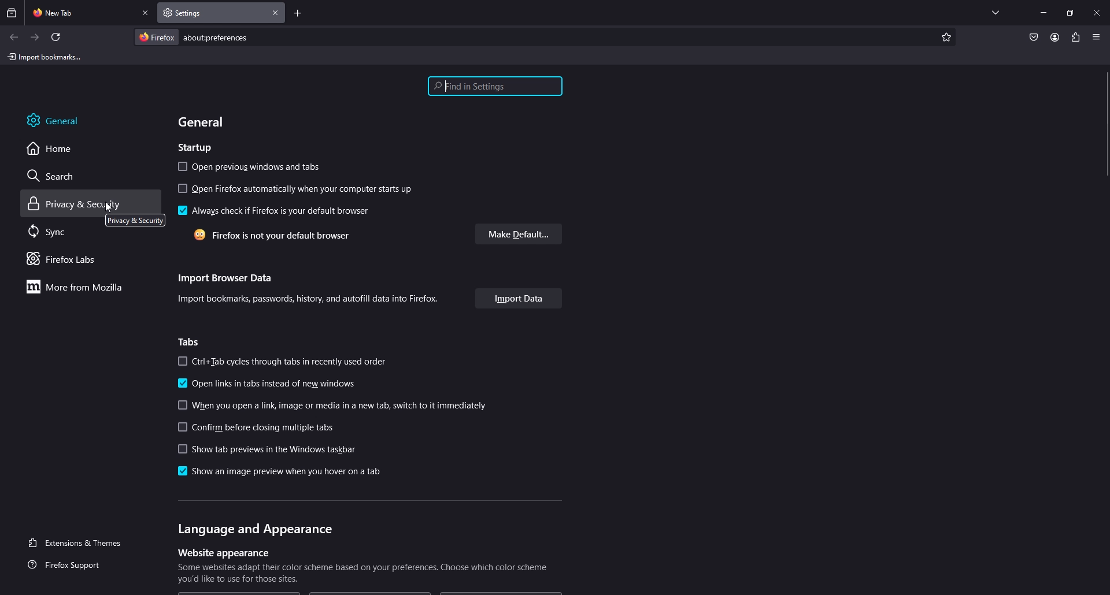 Image resolution: width=1110 pixels, height=595 pixels. I want to click on list all tabs, so click(996, 10).